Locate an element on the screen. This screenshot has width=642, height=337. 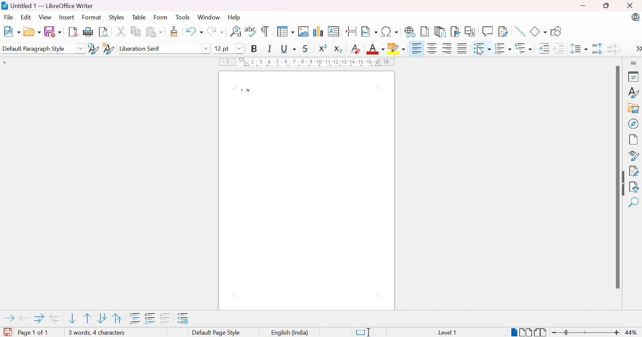
New is located at coordinates (12, 31).